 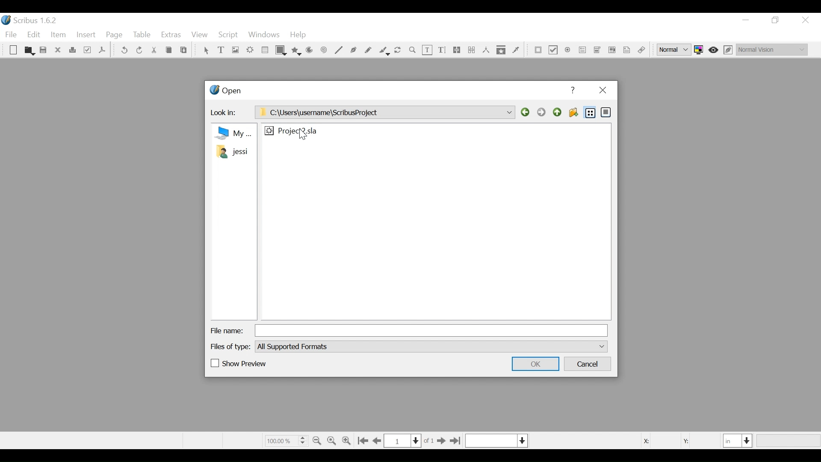 What do you see at coordinates (431, 346) in the screenshot?
I see `File of type dropdown menu` at bounding box center [431, 346].